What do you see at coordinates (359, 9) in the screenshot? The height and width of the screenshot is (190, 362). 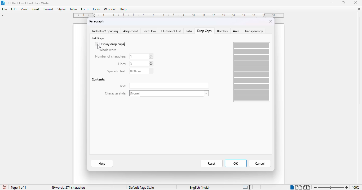 I see `close document` at bounding box center [359, 9].